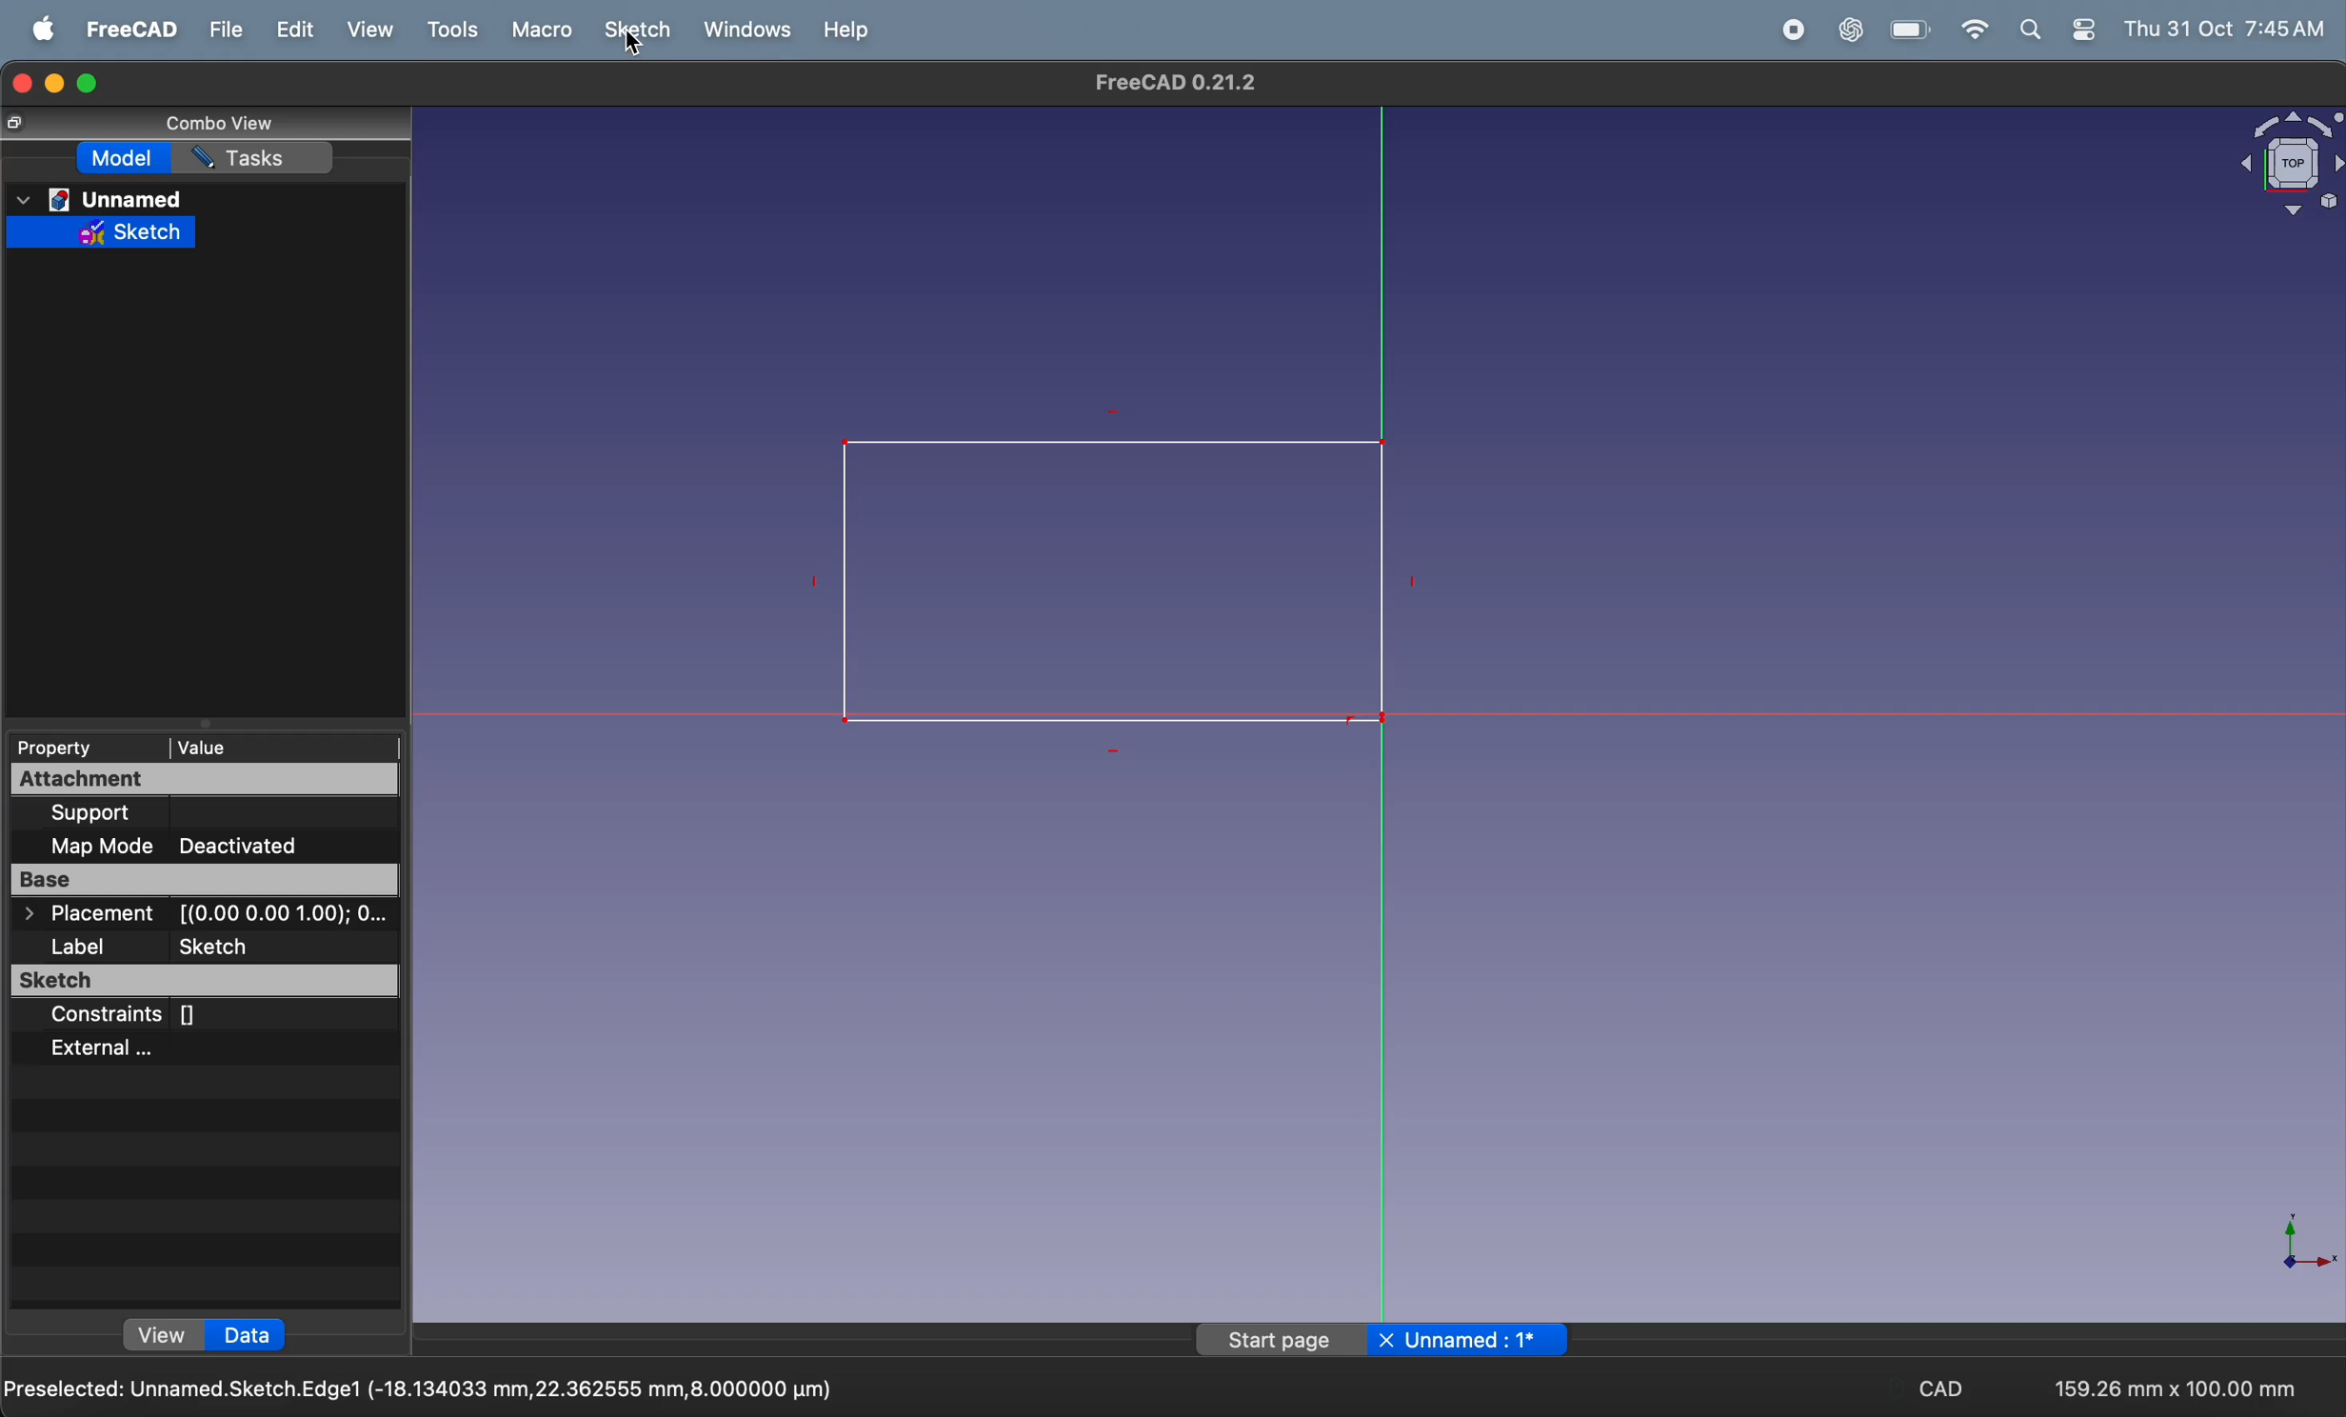 This screenshot has height=1417, width=2346. What do you see at coordinates (426, 1384) in the screenshot?
I see `pre selected unnamed V axis (0.0000mm, 13.2343406mm,2.00000mm)` at bounding box center [426, 1384].